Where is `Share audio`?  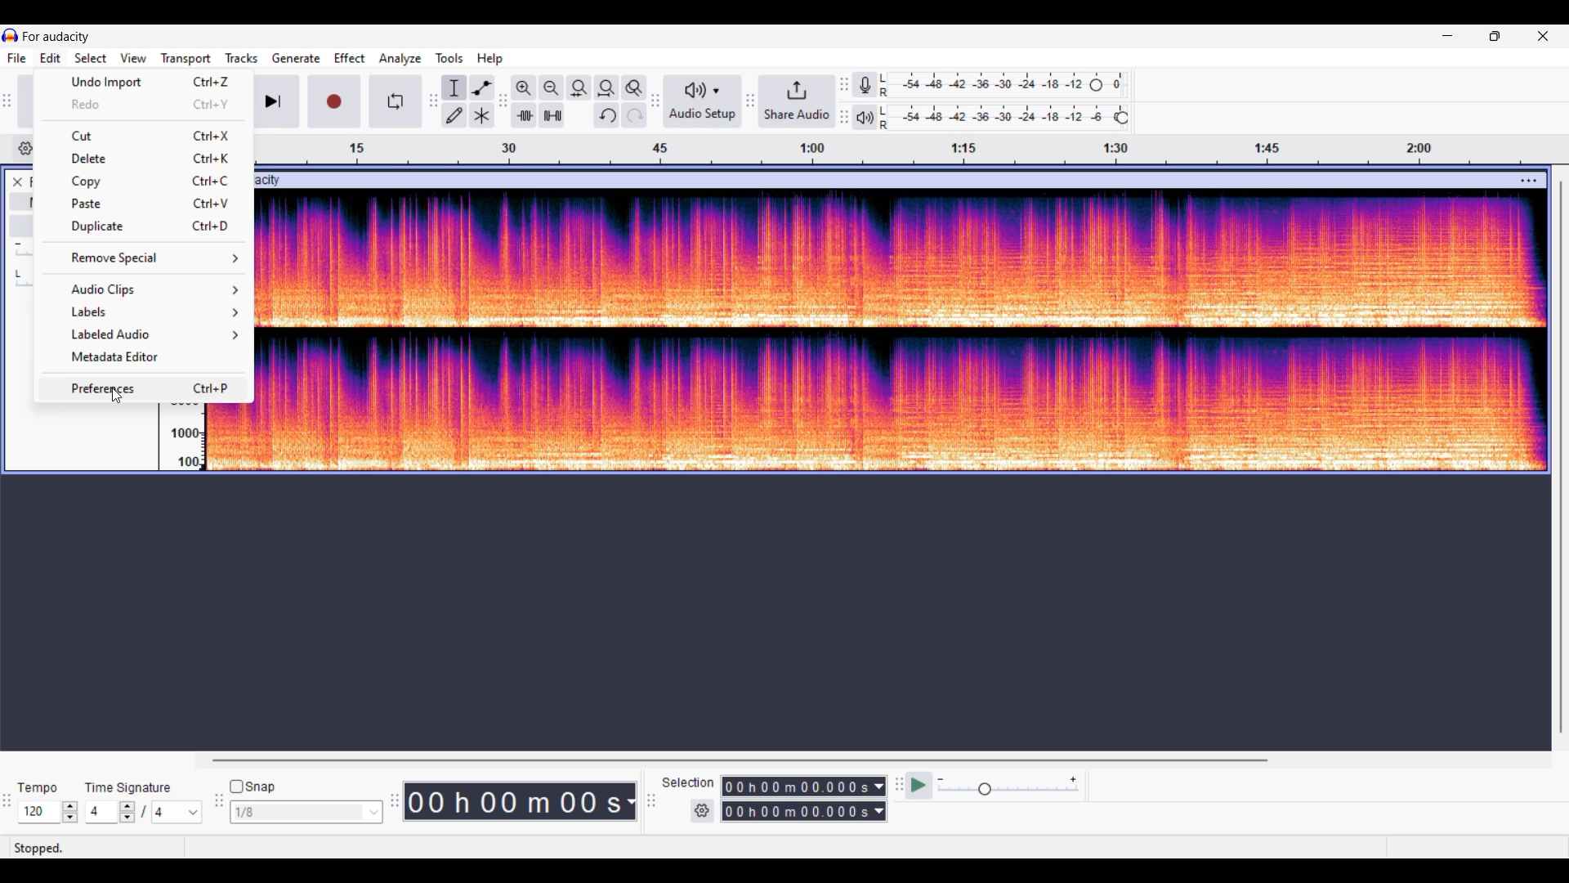
Share audio is located at coordinates (797, 101).